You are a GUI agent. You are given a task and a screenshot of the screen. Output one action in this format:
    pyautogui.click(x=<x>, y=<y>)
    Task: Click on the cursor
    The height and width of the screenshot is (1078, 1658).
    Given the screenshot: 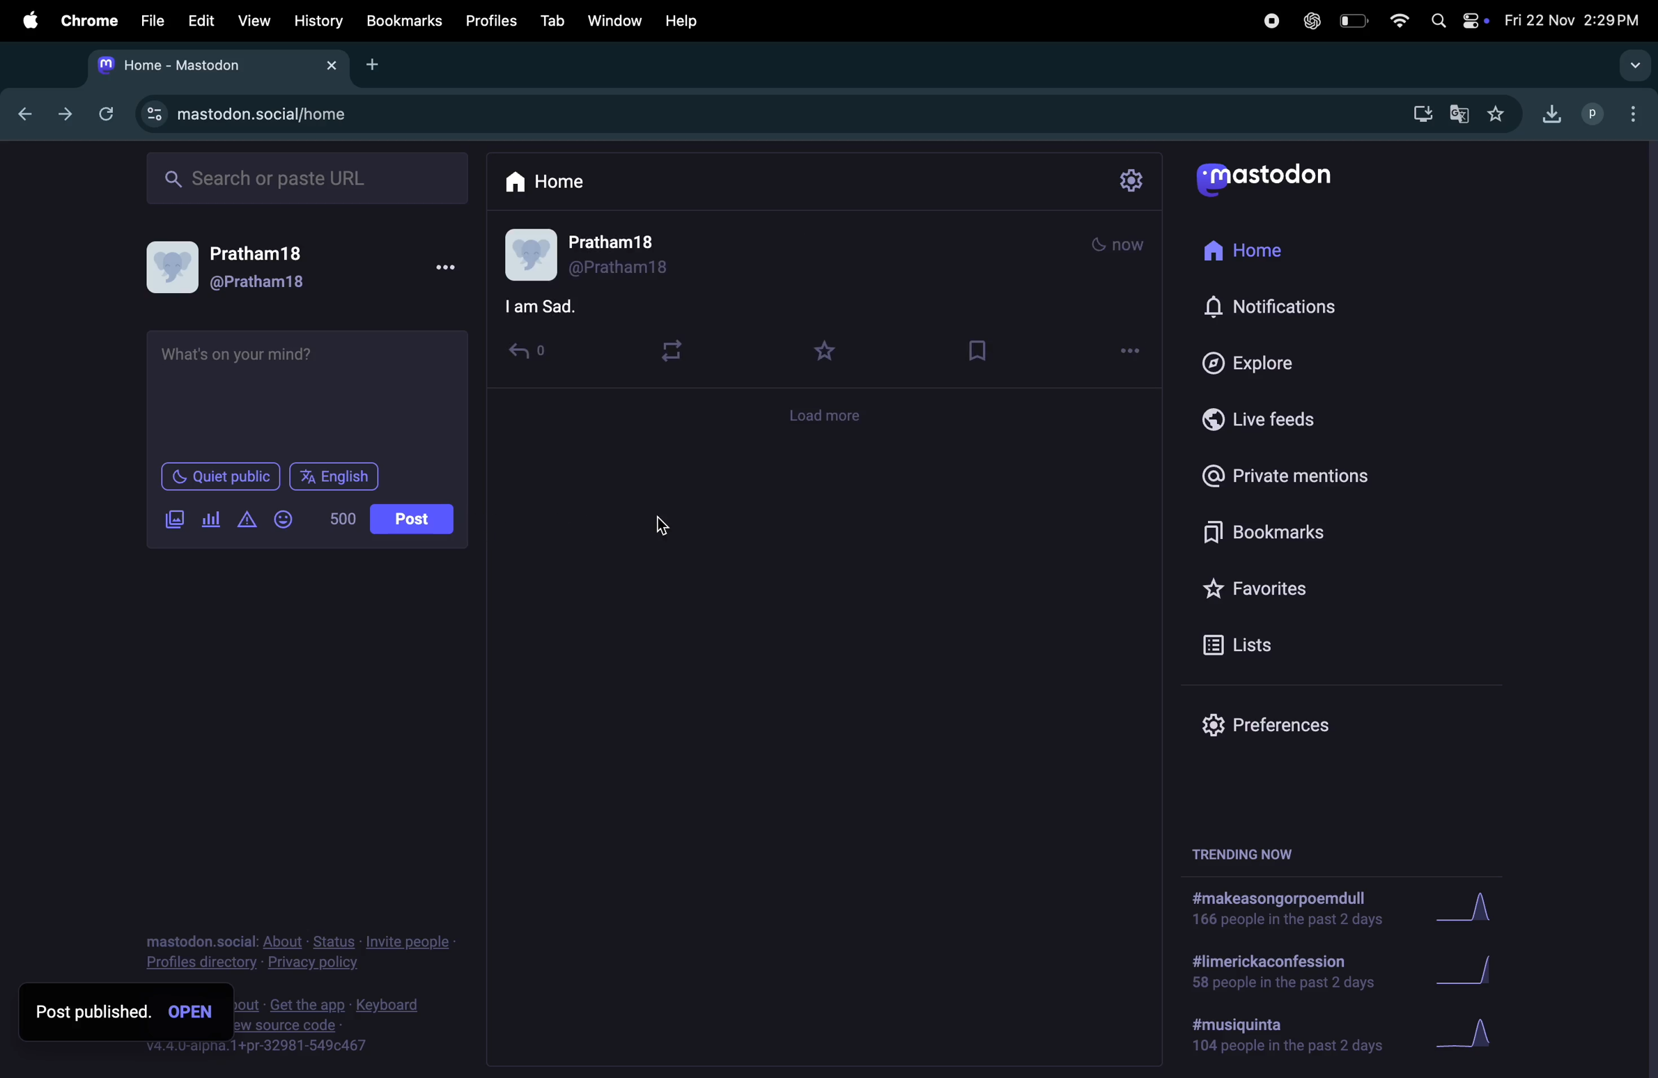 What is the action you would take?
    pyautogui.click(x=668, y=529)
    